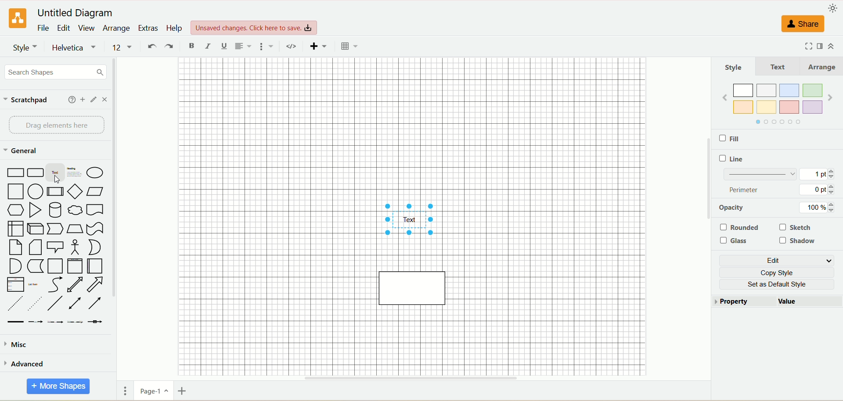  Describe the element at coordinates (349, 47) in the screenshot. I see `Table` at that location.